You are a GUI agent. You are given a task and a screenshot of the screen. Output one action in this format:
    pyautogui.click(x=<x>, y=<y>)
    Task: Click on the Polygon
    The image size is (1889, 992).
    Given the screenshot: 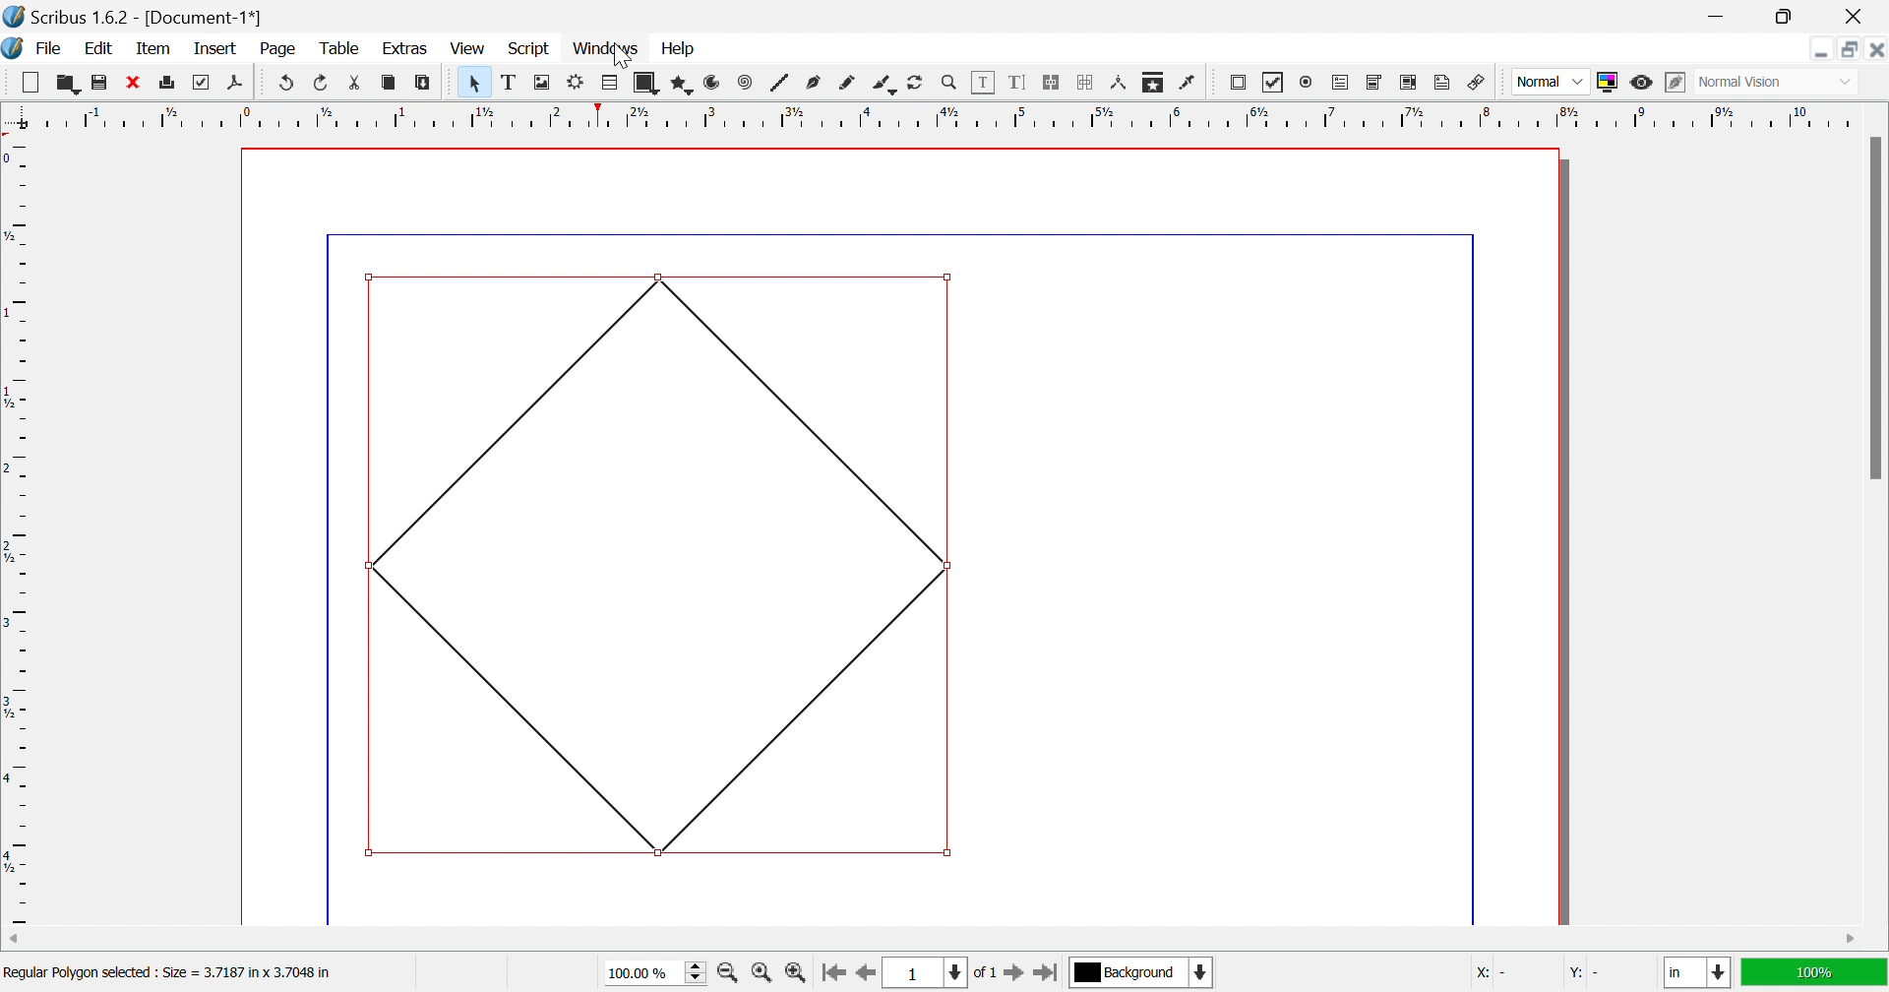 What is the action you would take?
    pyautogui.click(x=684, y=85)
    